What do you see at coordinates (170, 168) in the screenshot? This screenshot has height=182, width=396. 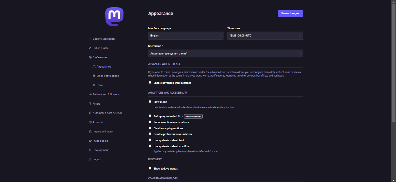 I see `show today's trends` at bounding box center [170, 168].